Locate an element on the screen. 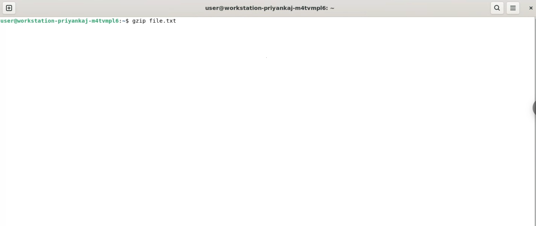 This screenshot has width=536, height=226. new tab is located at coordinates (10, 8).